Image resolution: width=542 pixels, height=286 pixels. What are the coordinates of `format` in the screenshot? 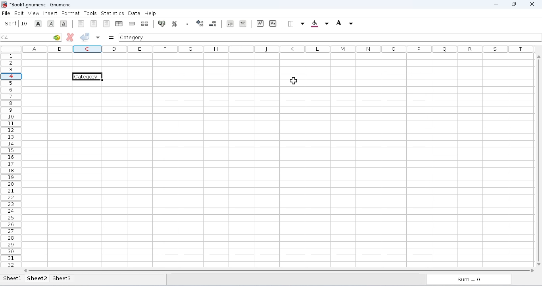 It's located at (71, 13).